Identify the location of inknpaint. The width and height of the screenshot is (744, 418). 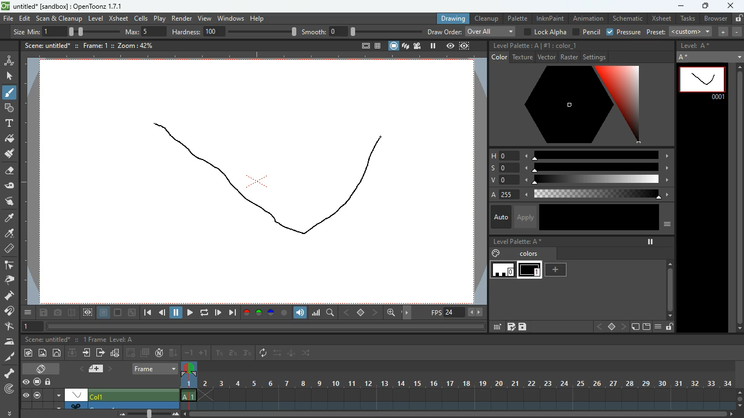
(550, 18).